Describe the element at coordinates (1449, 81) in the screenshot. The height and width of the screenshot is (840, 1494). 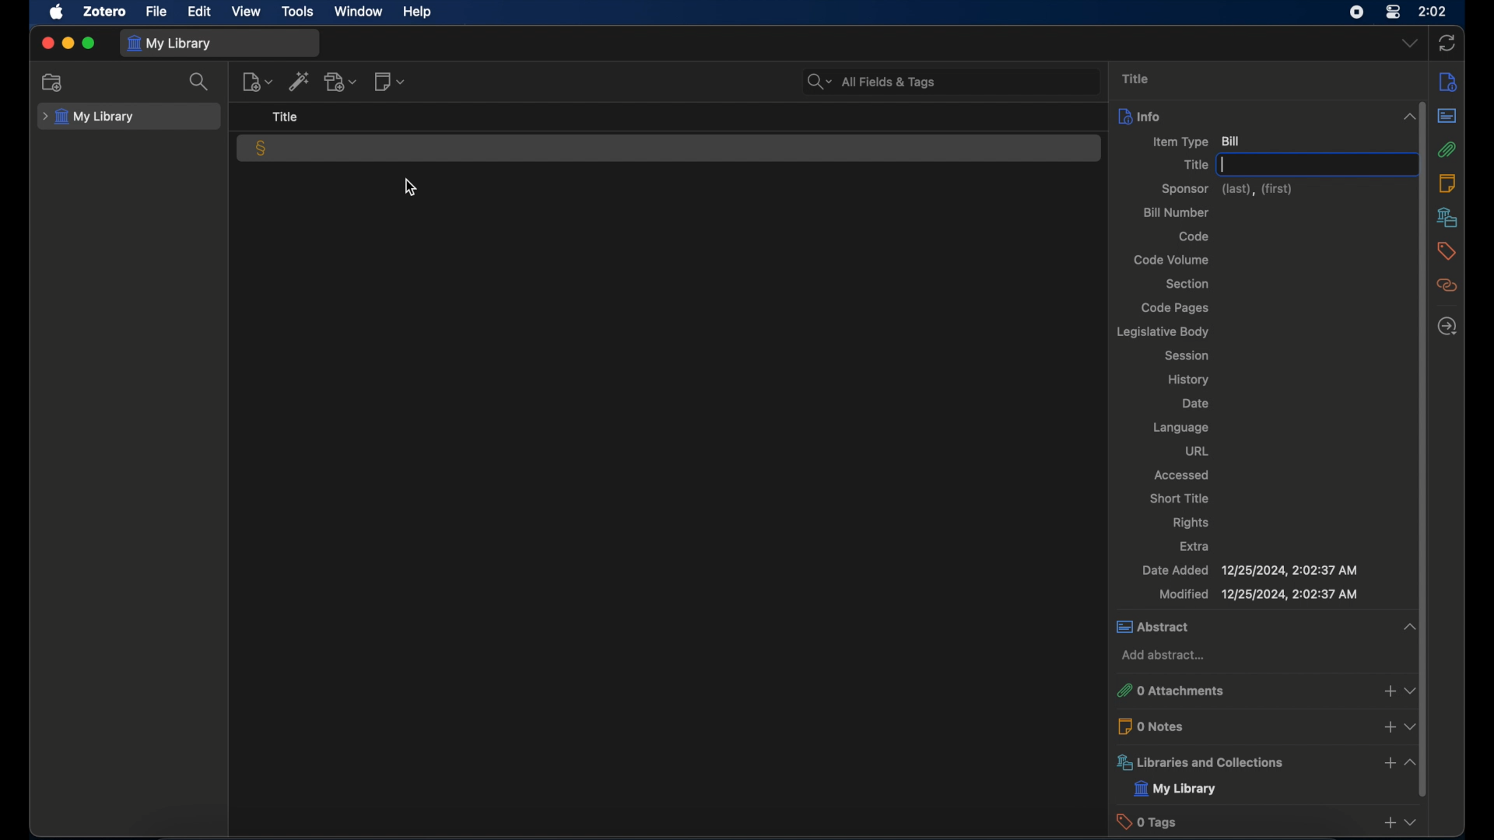
I see `info` at that location.